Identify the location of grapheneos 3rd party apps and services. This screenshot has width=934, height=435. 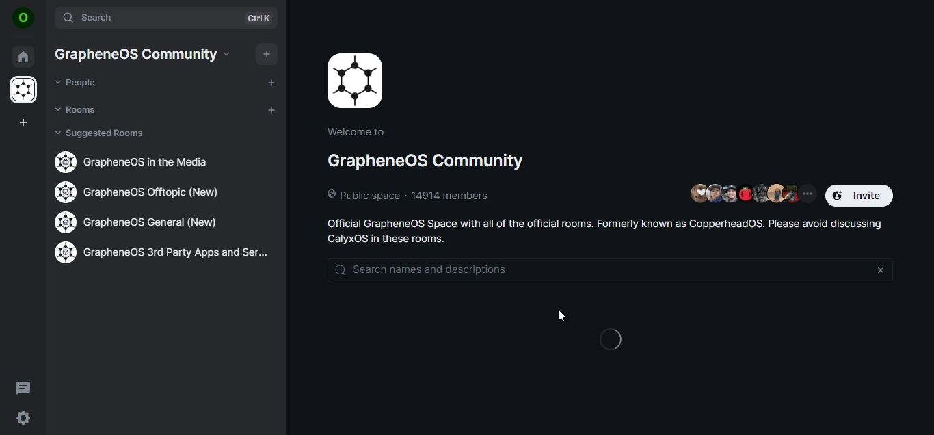
(161, 255).